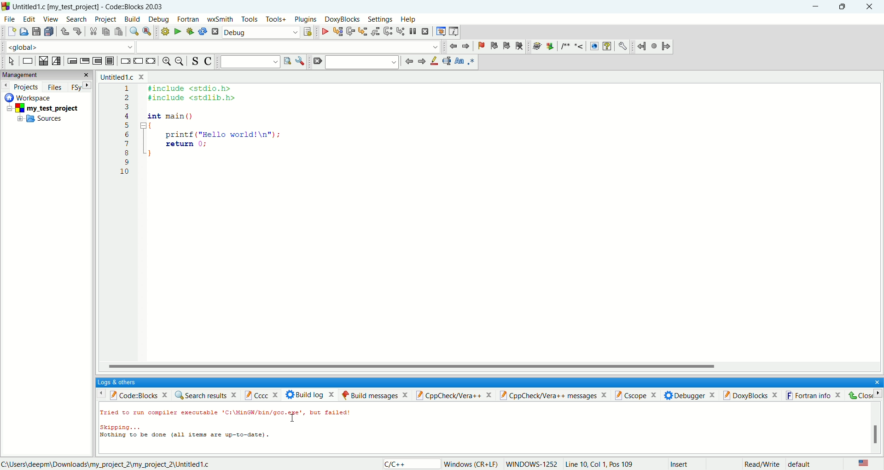 This screenshot has height=470, width=884. What do you see at coordinates (863, 395) in the screenshot?
I see `close` at bounding box center [863, 395].